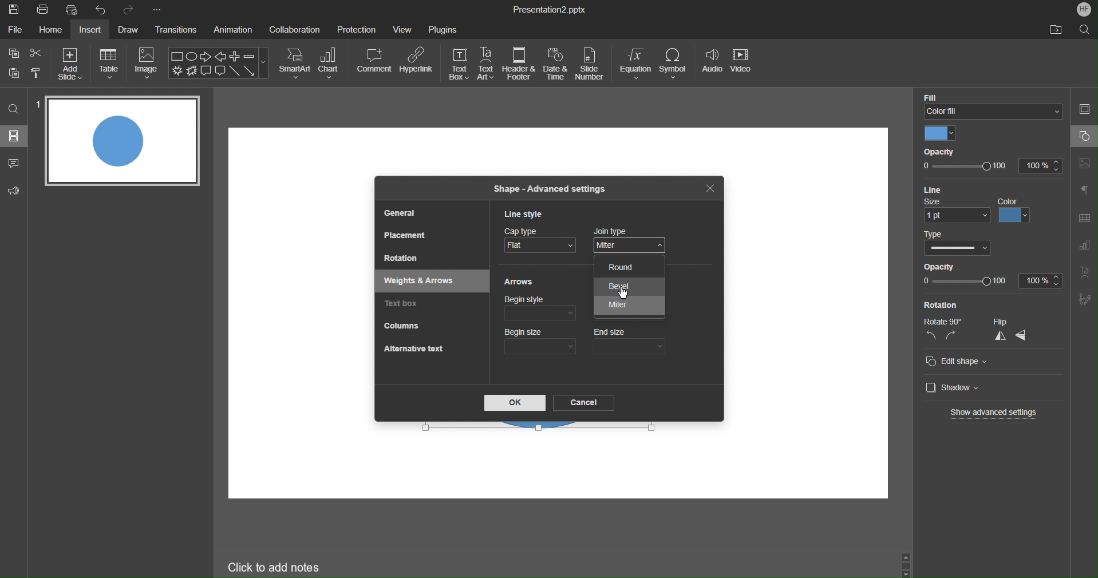  What do you see at coordinates (272, 567) in the screenshot?
I see `Click to add notes` at bounding box center [272, 567].